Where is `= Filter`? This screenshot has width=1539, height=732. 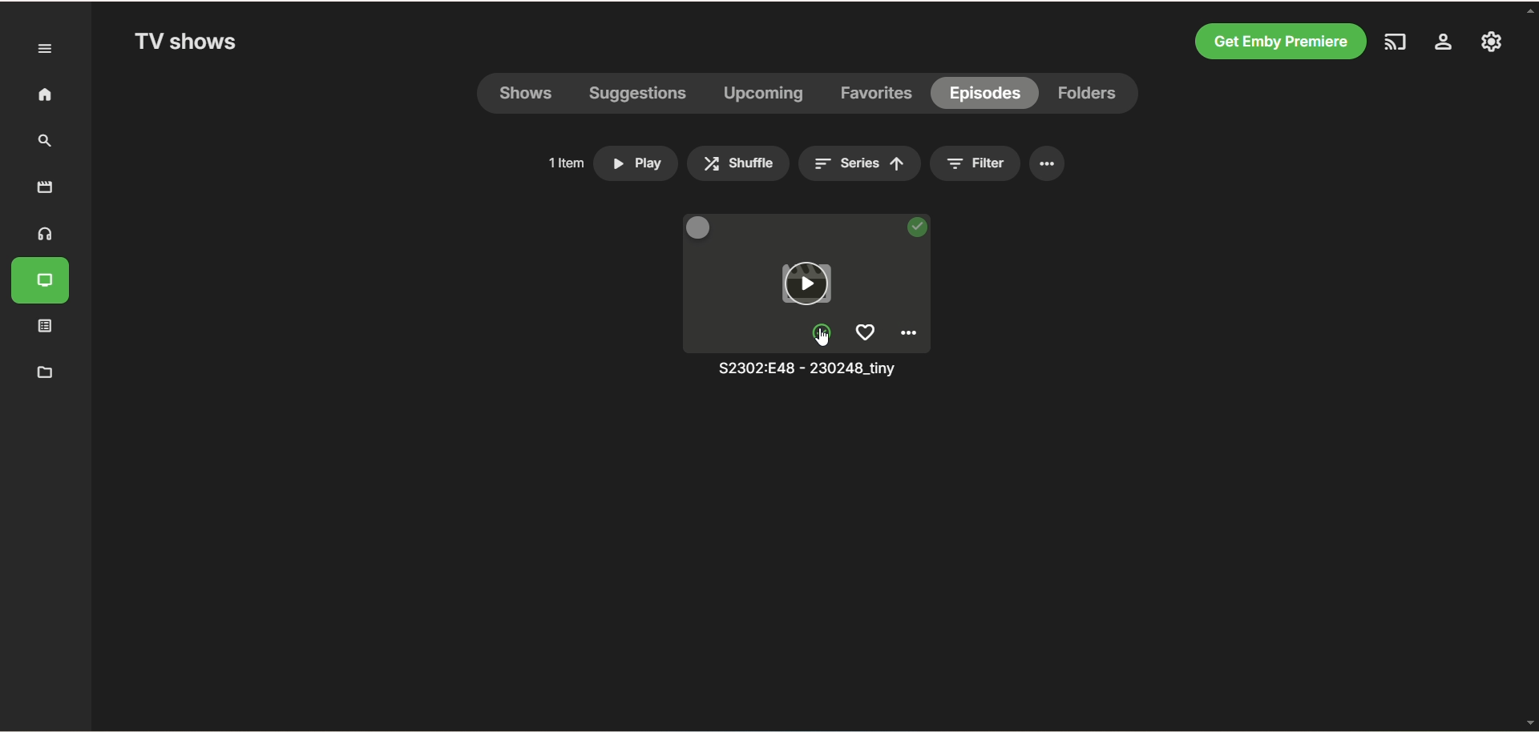
= Filter is located at coordinates (983, 163).